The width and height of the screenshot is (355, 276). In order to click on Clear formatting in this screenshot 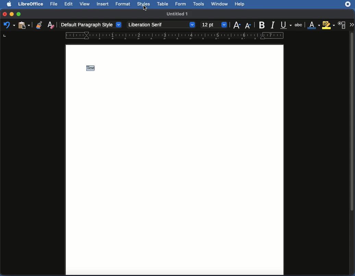, I will do `click(52, 25)`.